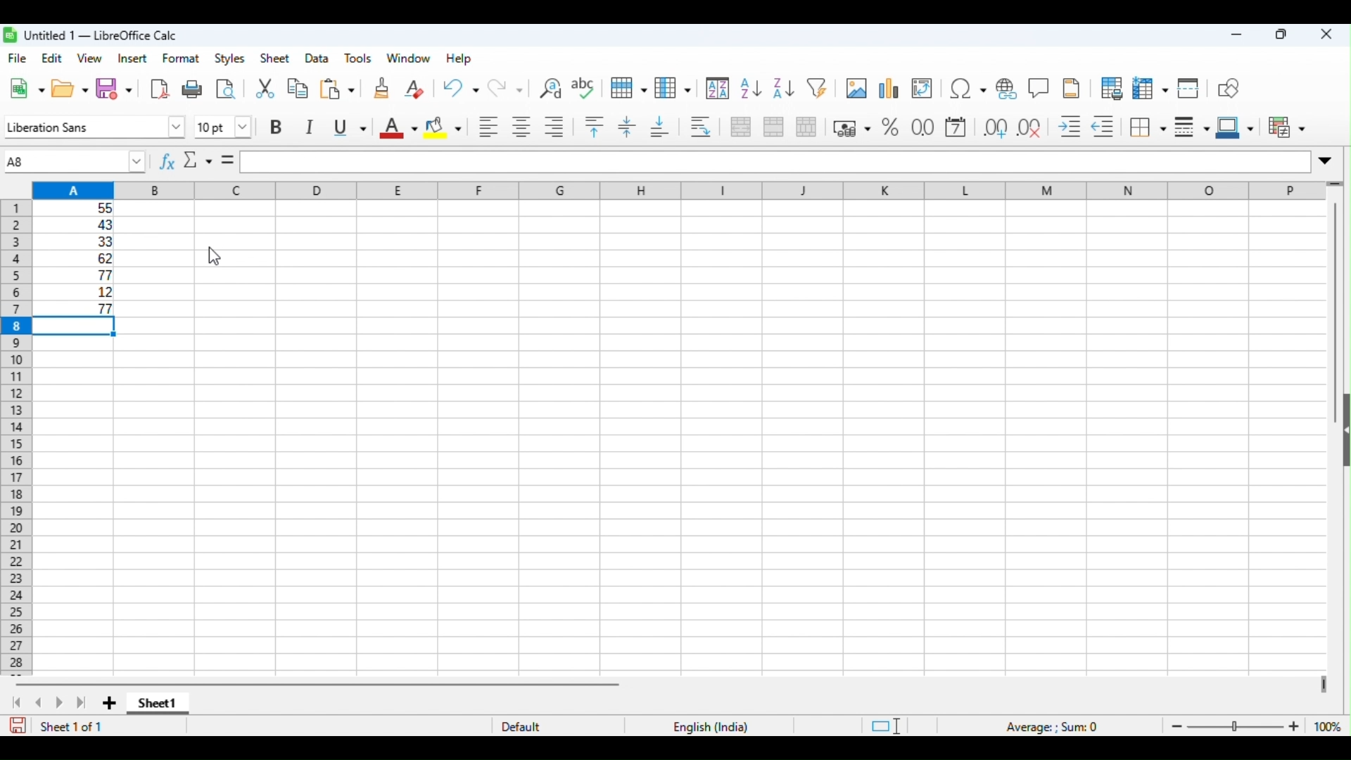  I want to click on largest number appeared, so click(80, 308).